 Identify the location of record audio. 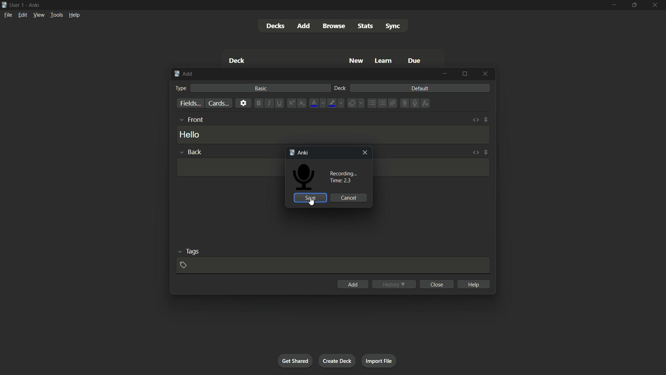
(414, 103).